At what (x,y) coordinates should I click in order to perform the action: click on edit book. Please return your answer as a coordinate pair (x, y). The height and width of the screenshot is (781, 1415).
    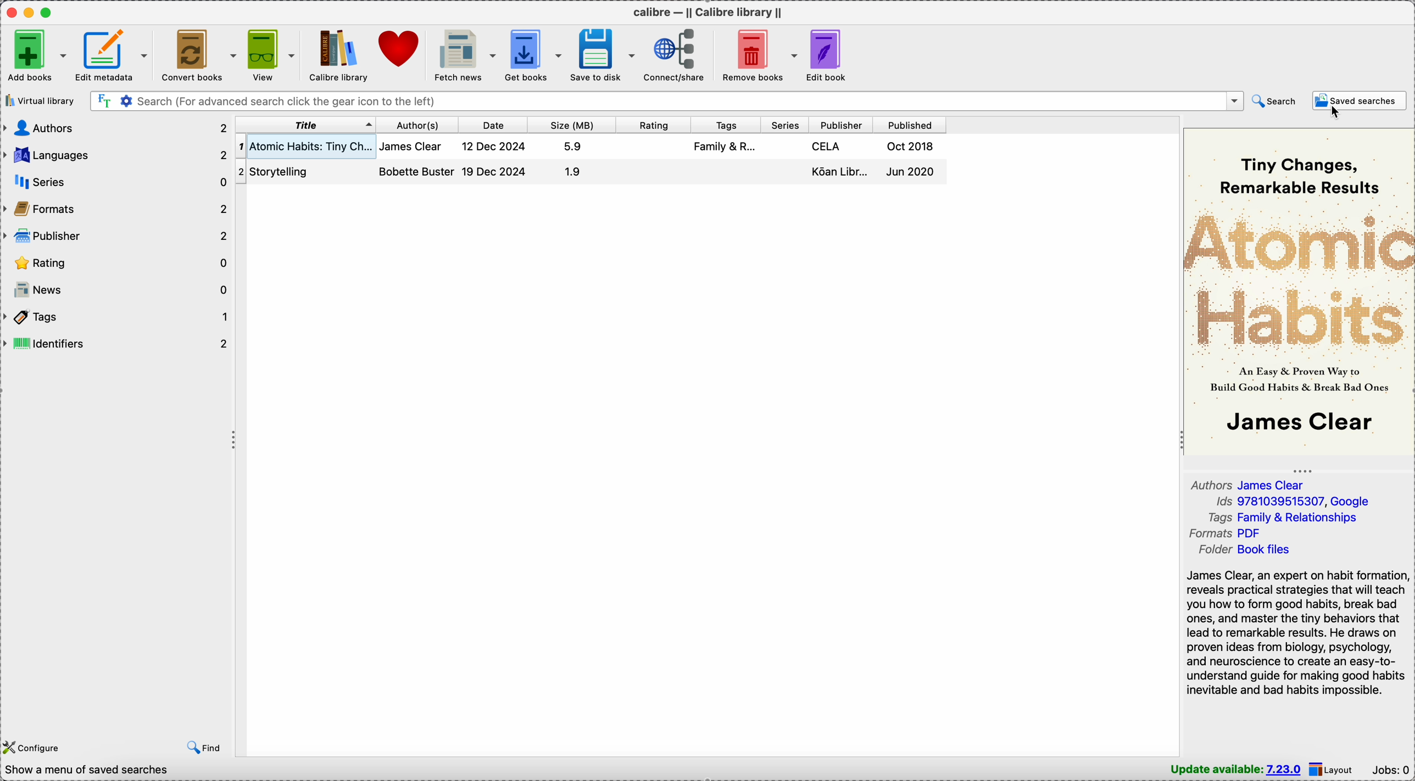
    Looking at the image, I should click on (831, 55).